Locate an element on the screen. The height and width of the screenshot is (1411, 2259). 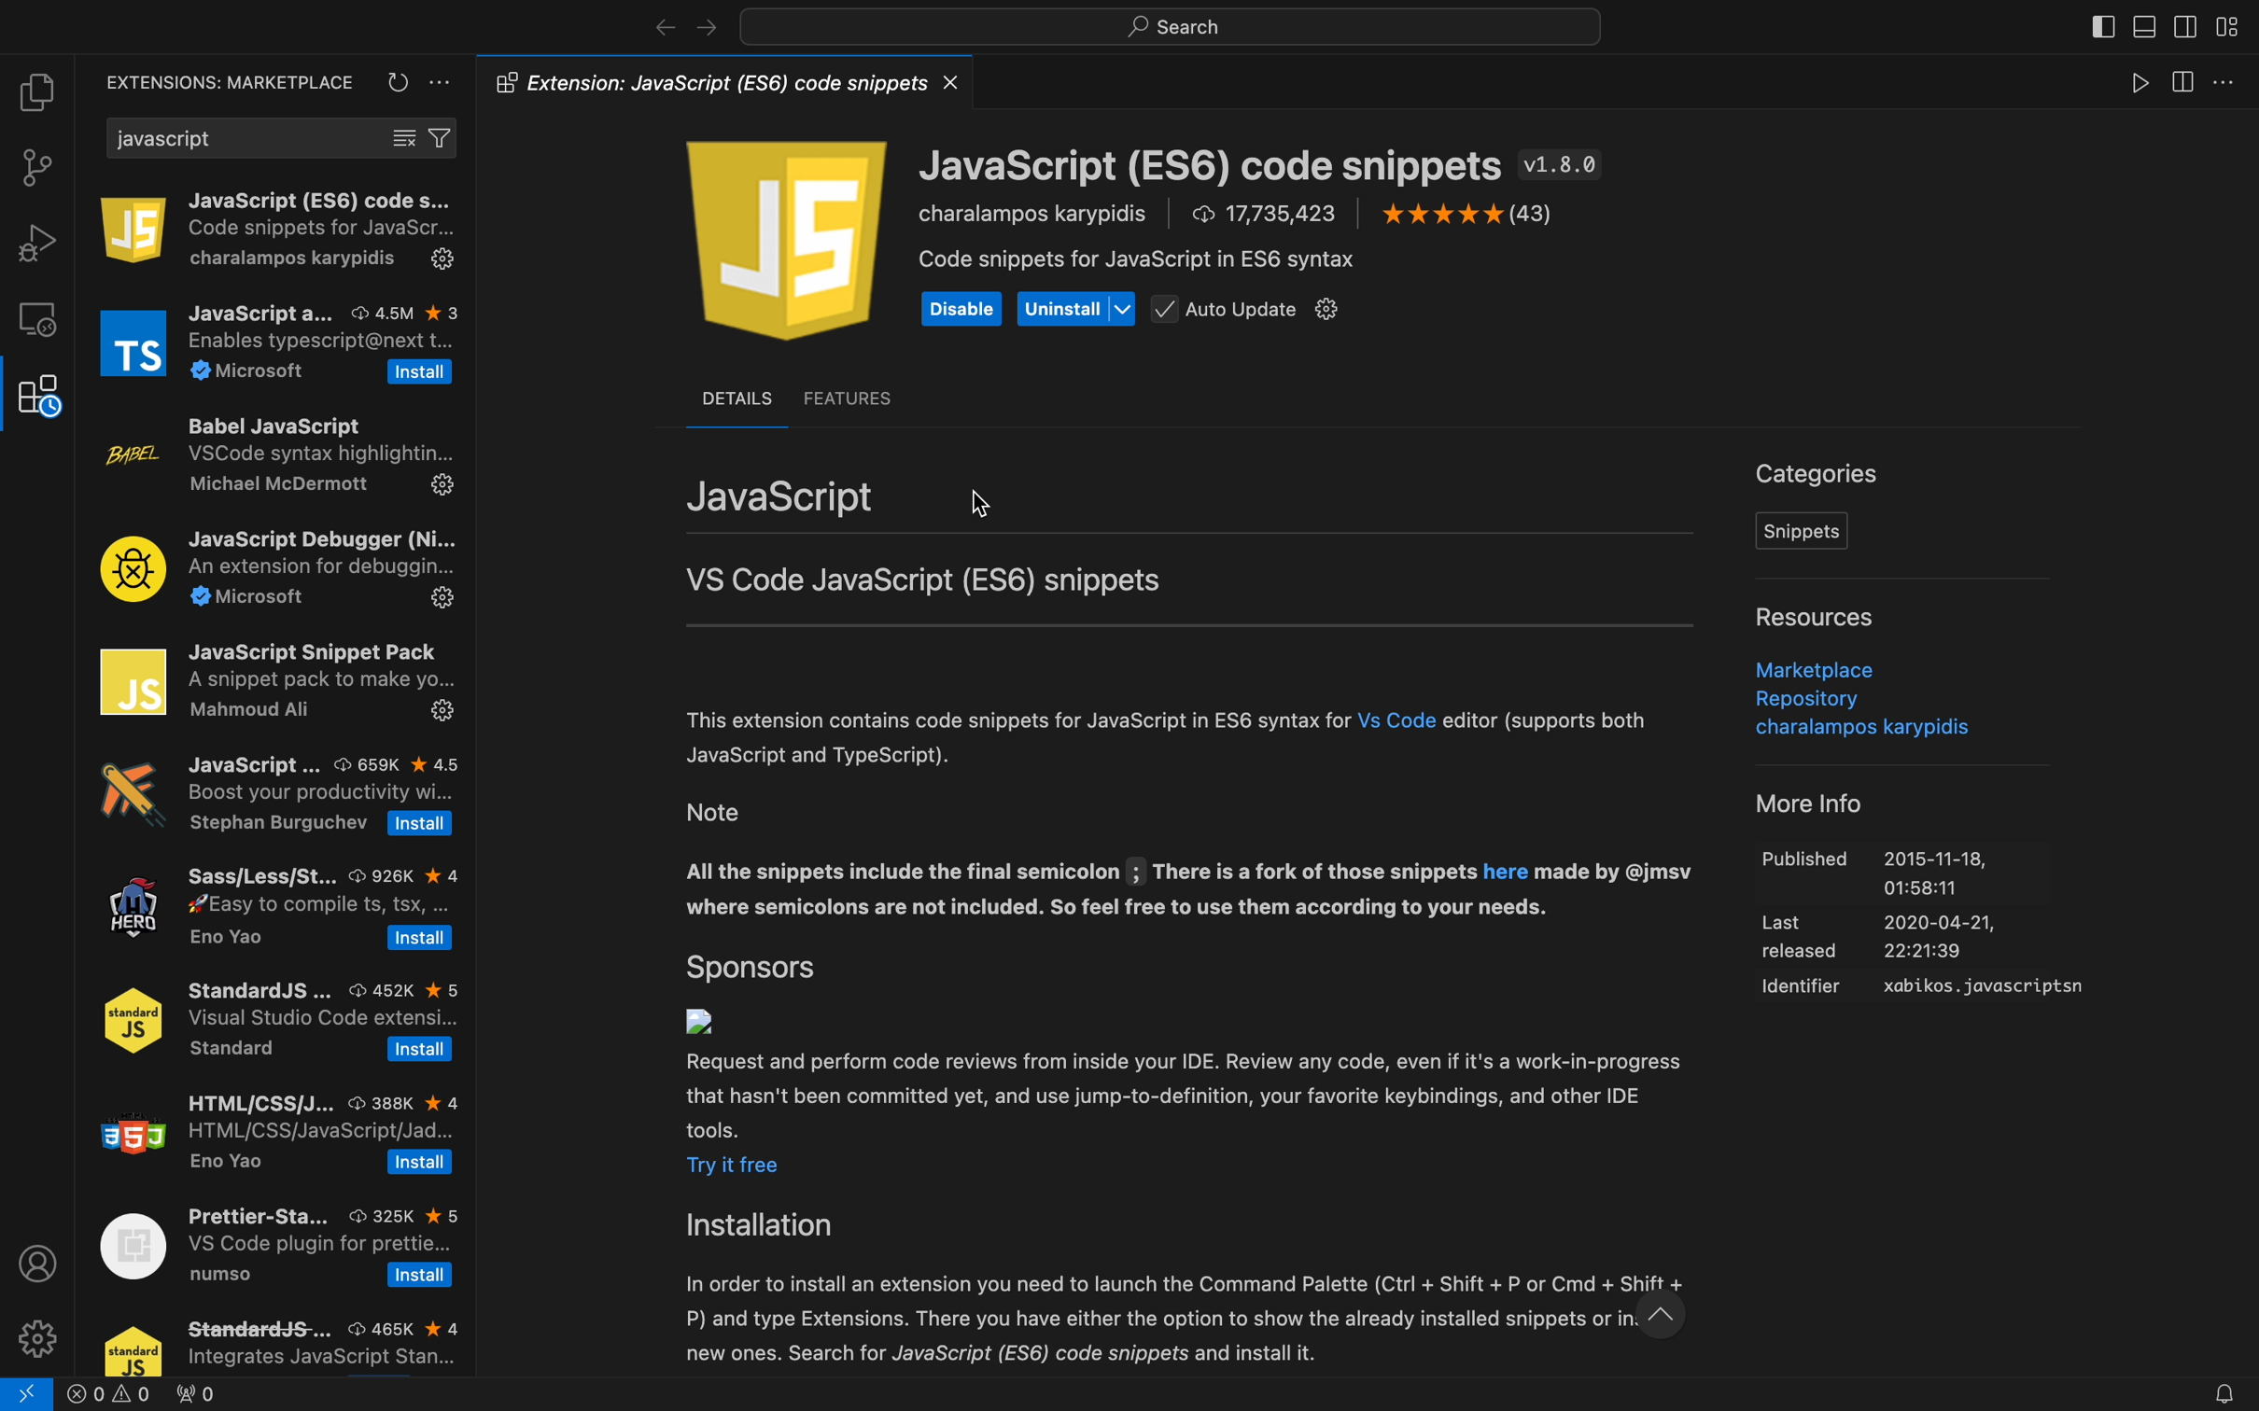
@5 Extension: JavaScript (ES6) code snippets X is located at coordinates (727, 81).